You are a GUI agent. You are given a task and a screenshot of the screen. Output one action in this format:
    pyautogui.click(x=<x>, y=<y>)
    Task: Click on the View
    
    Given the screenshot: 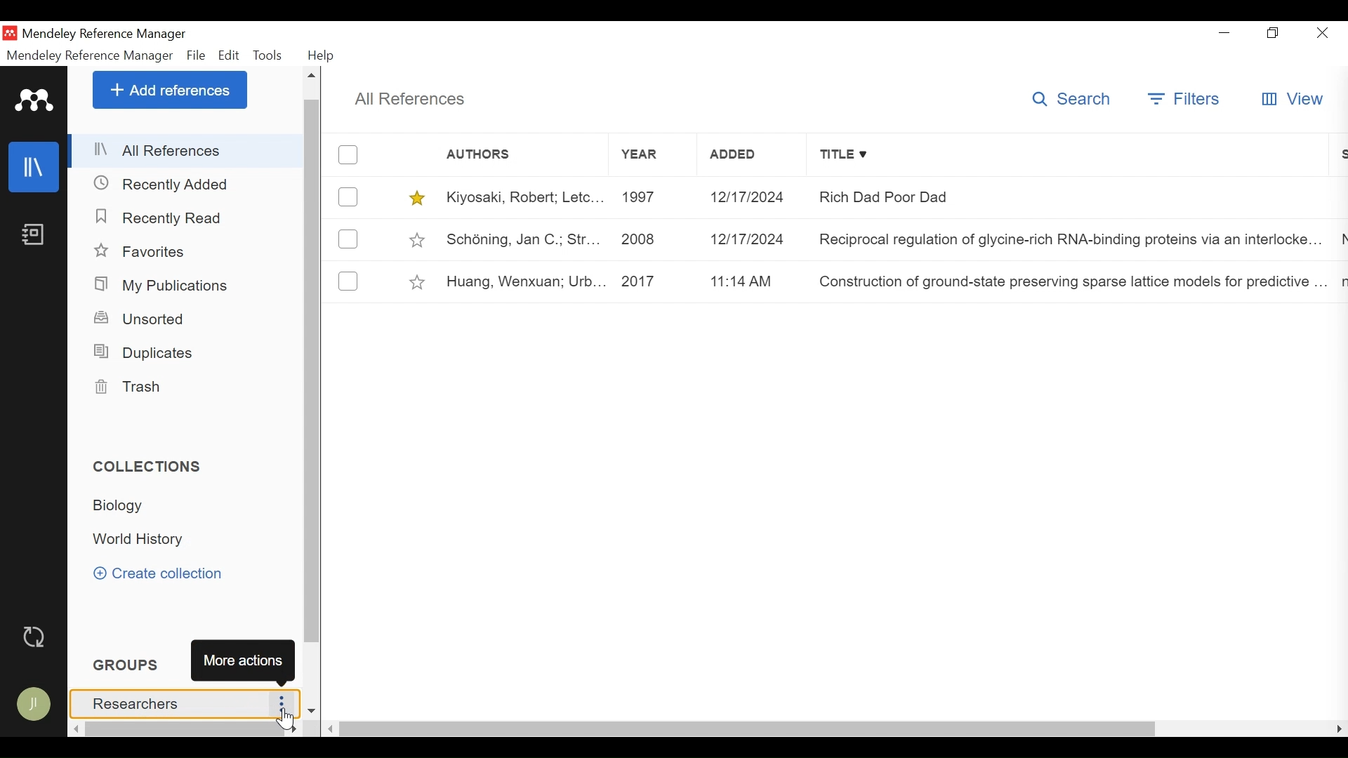 What is the action you would take?
    pyautogui.click(x=1291, y=98)
    